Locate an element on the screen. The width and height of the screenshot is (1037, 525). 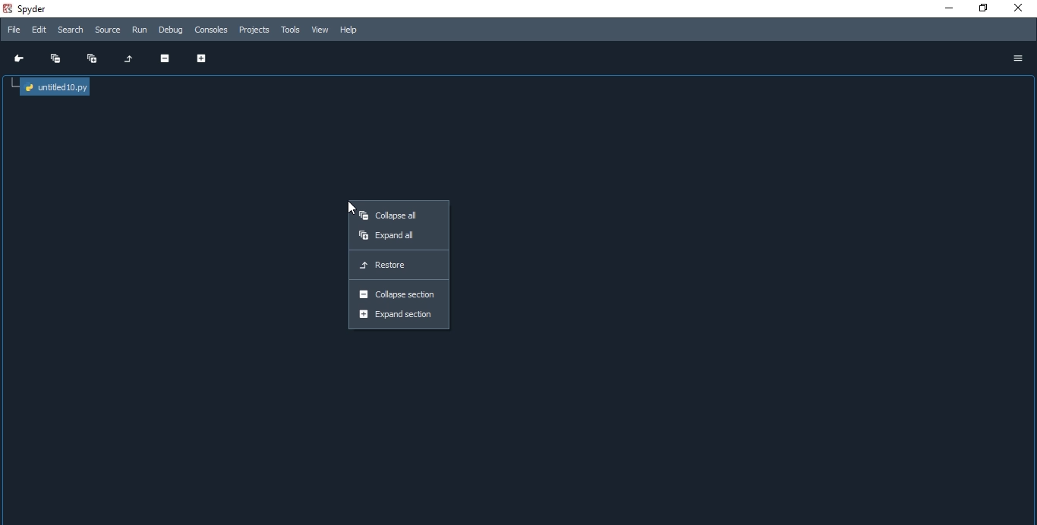
Help is located at coordinates (355, 32).